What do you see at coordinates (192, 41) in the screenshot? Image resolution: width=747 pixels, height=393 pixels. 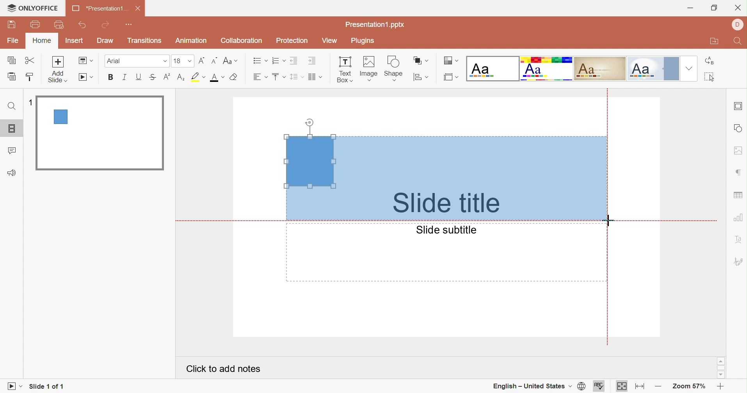 I see `Animation` at bounding box center [192, 41].